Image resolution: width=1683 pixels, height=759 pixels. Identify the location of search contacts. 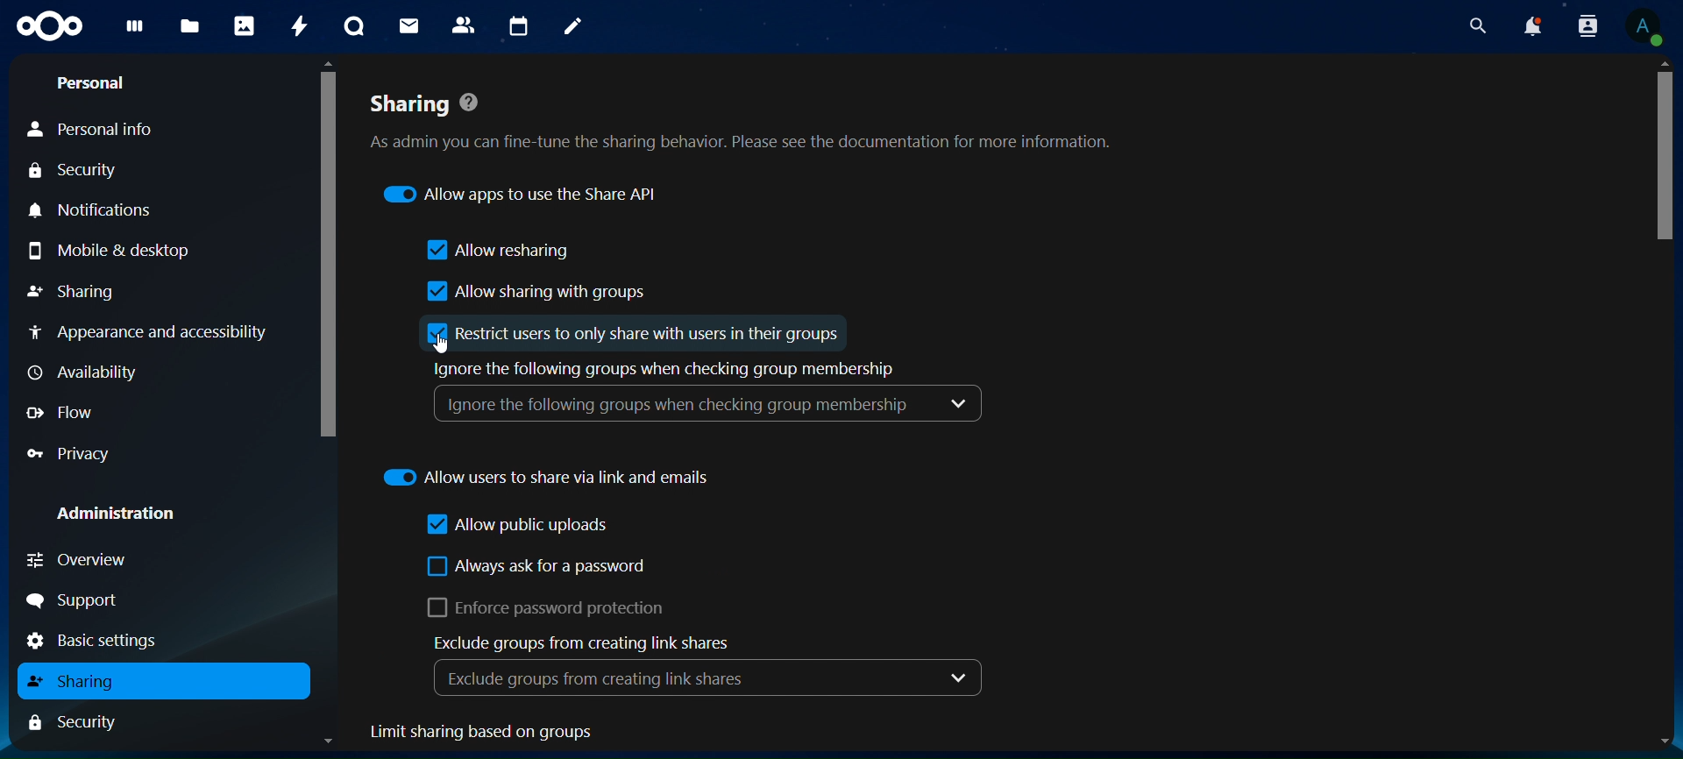
(1588, 25).